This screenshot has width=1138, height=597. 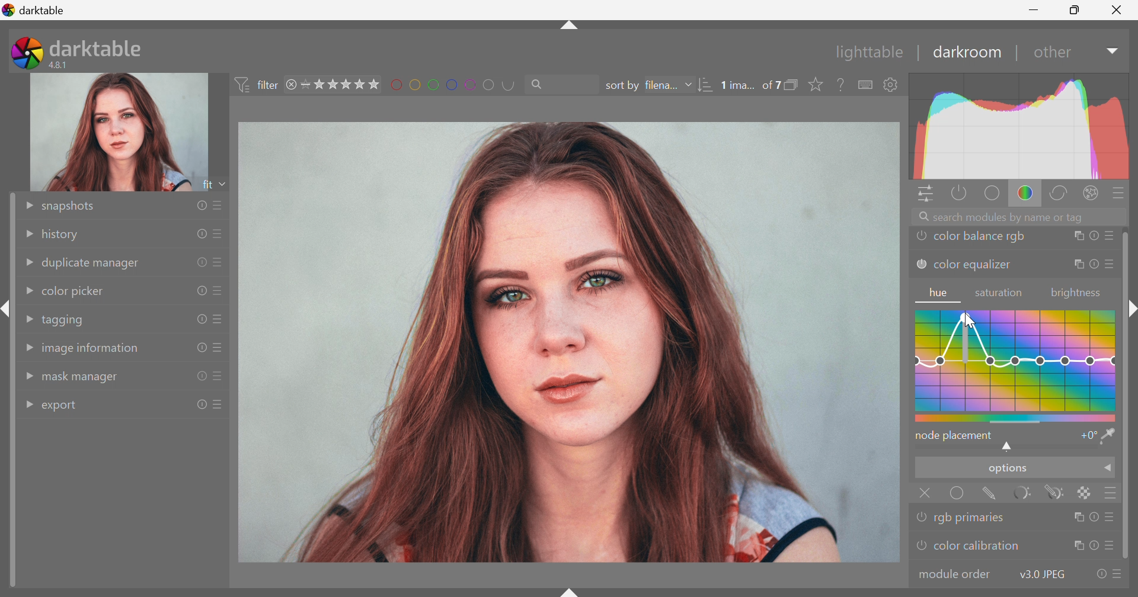 What do you see at coordinates (1063, 194) in the screenshot?
I see `correct` at bounding box center [1063, 194].